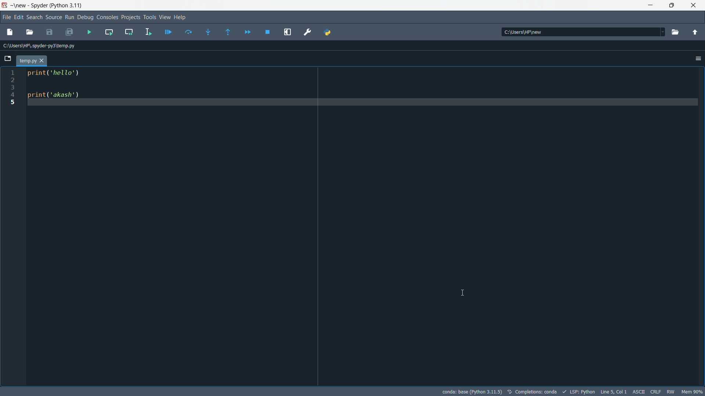  I want to click on edit menu, so click(18, 18).